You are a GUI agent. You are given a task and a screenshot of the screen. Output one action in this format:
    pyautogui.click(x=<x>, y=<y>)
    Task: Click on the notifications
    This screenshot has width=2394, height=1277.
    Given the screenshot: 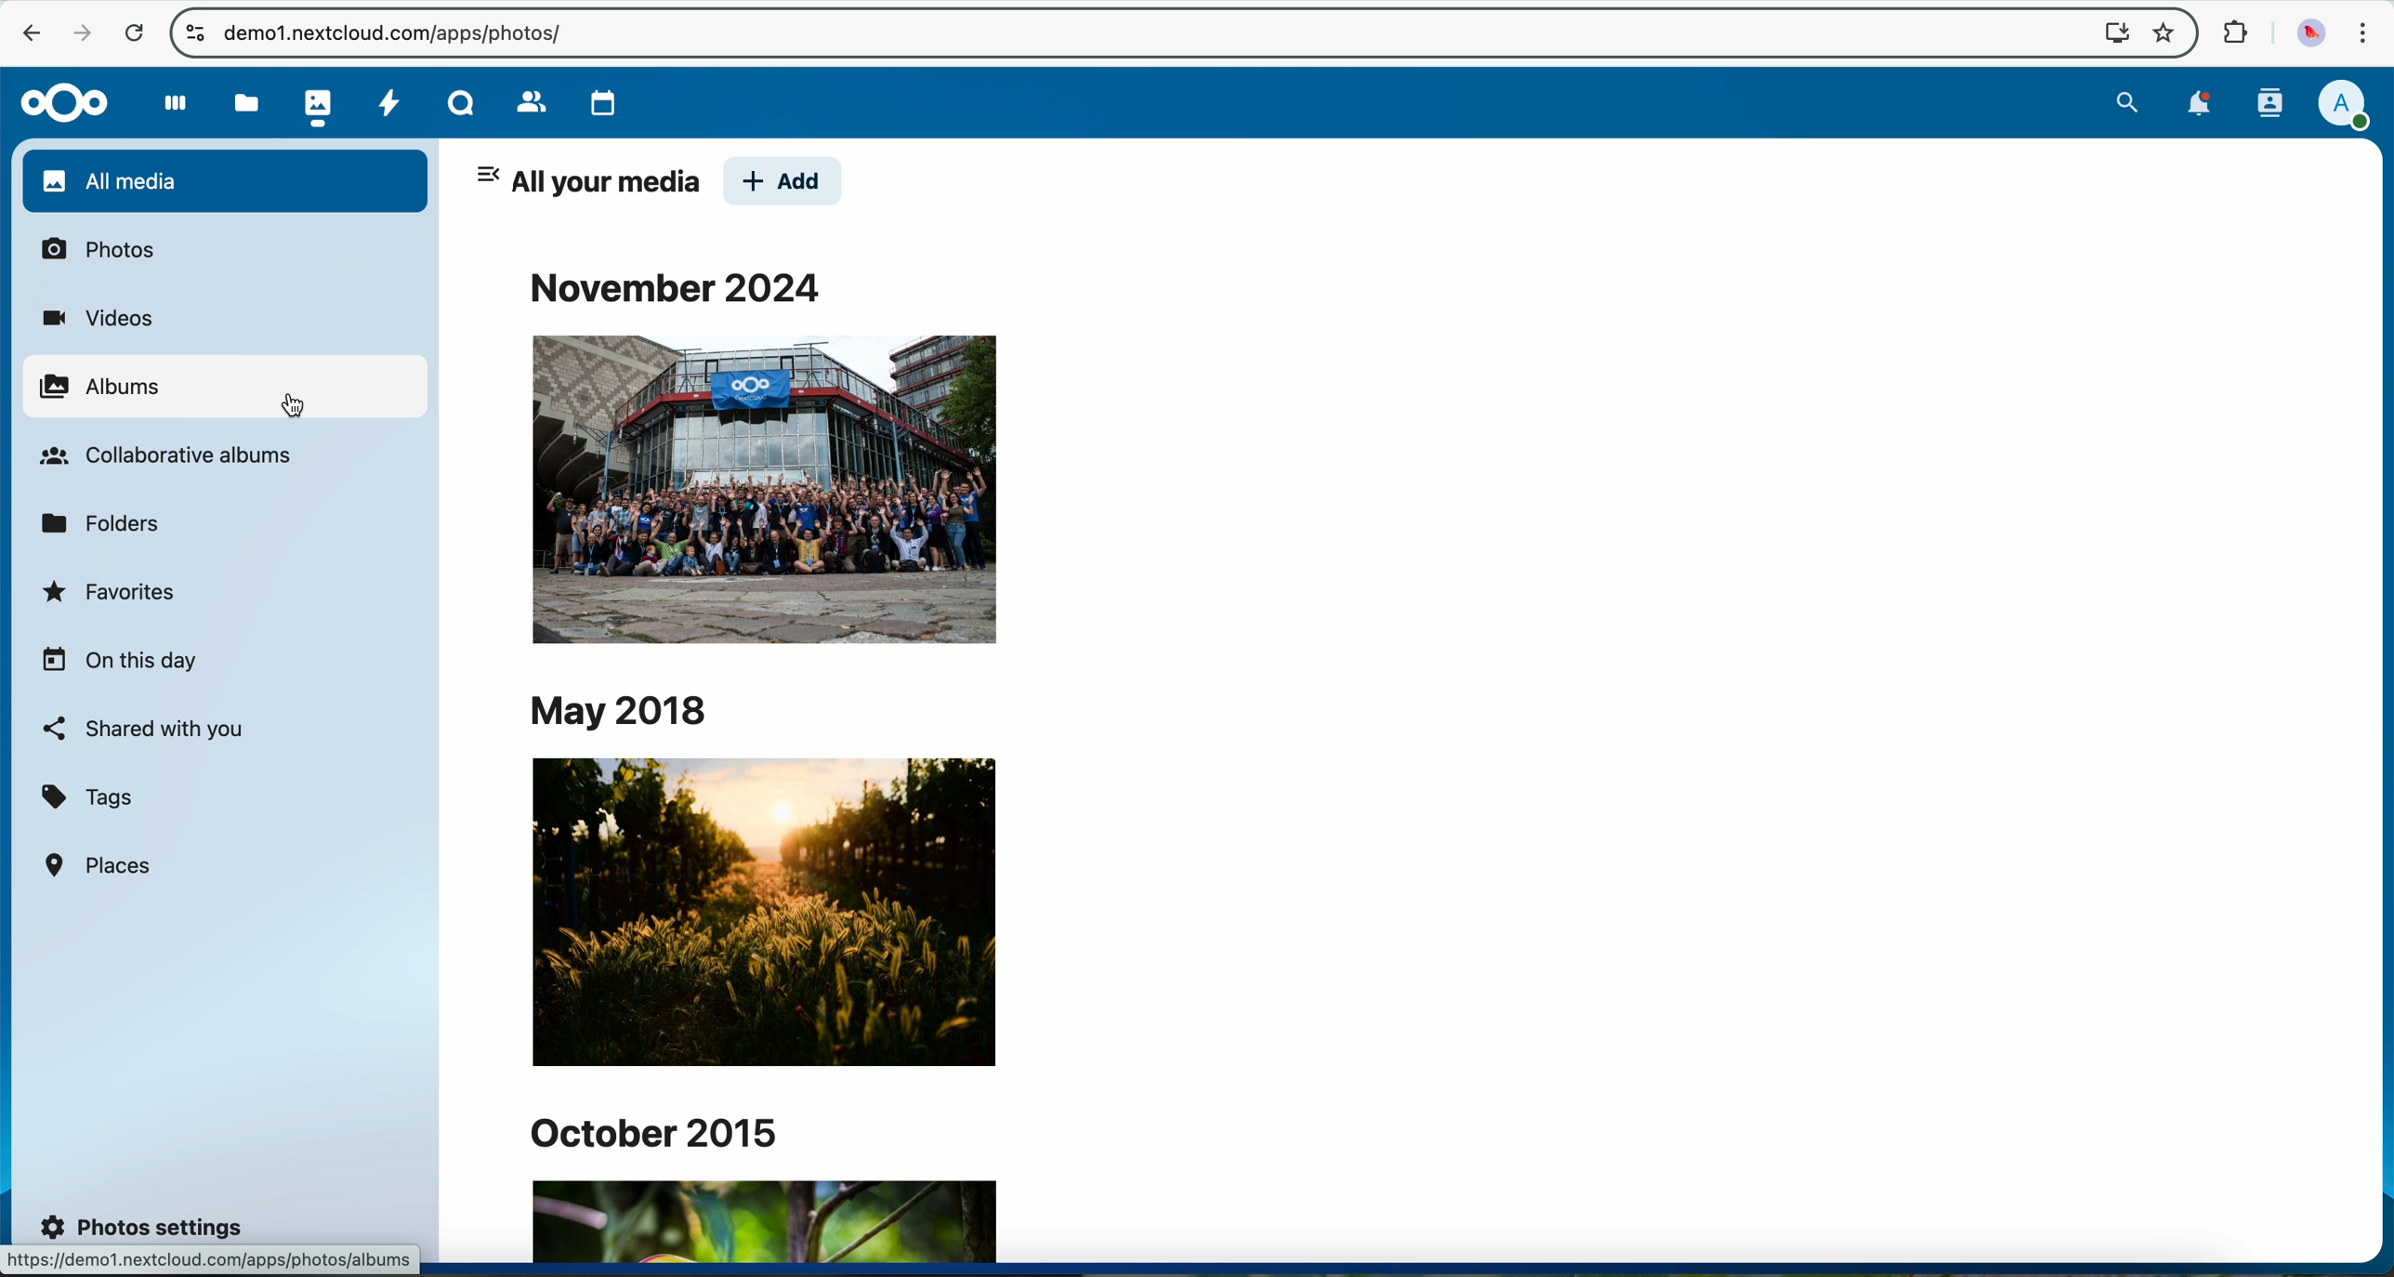 What is the action you would take?
    pyautogui.click(x=2193, y=105)
    